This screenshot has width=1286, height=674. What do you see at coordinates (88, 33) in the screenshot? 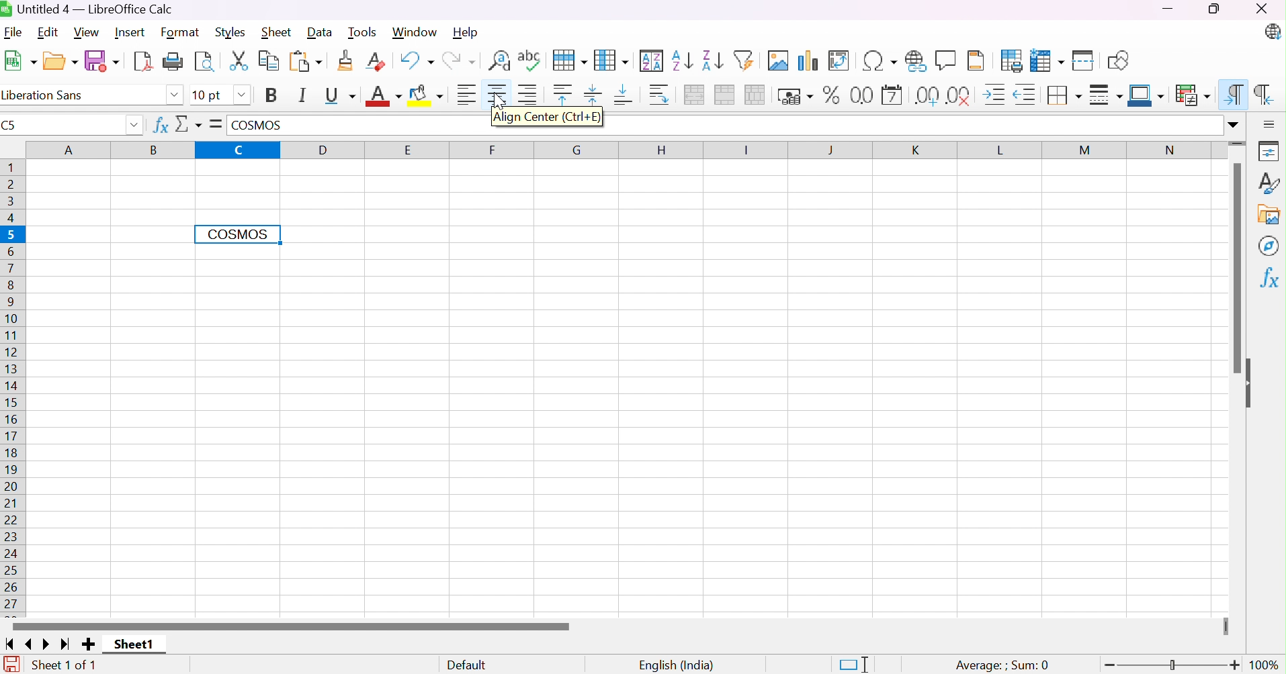
I see `View` at bounding box center [88, 33].